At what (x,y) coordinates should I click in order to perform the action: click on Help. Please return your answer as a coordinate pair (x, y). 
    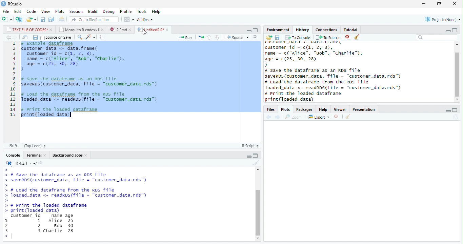
    Looking at the image, I should click on (157, 12).